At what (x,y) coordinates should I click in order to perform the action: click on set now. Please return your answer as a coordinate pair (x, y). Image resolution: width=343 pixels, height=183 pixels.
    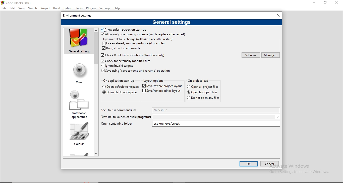
    Looking at the image, I should click on (251, 55).